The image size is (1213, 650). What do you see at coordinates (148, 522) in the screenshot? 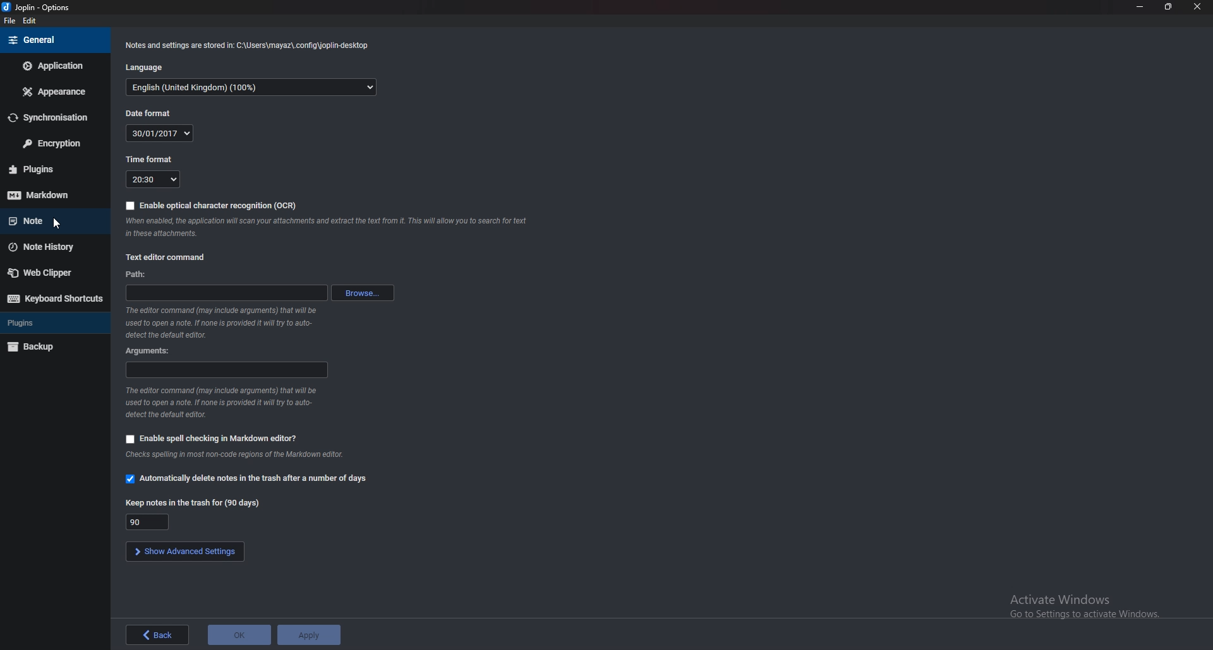
I see `keep notes in the trash for` at bounding box center [148, 522].